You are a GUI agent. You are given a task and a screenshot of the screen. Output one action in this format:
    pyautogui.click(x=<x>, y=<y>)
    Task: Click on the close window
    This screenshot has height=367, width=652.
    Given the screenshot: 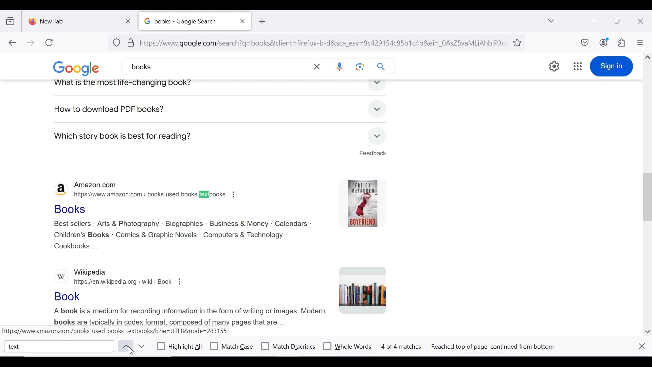 What is the action you would take?
    pyautogui.click(x=641, y=21)
    